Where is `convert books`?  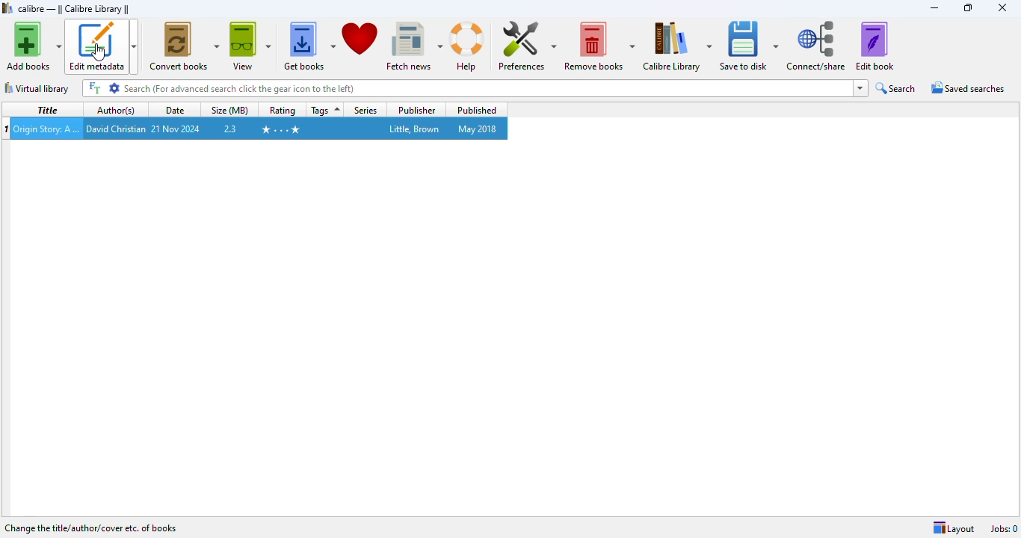
convert books is located at coordinates (183, 46).